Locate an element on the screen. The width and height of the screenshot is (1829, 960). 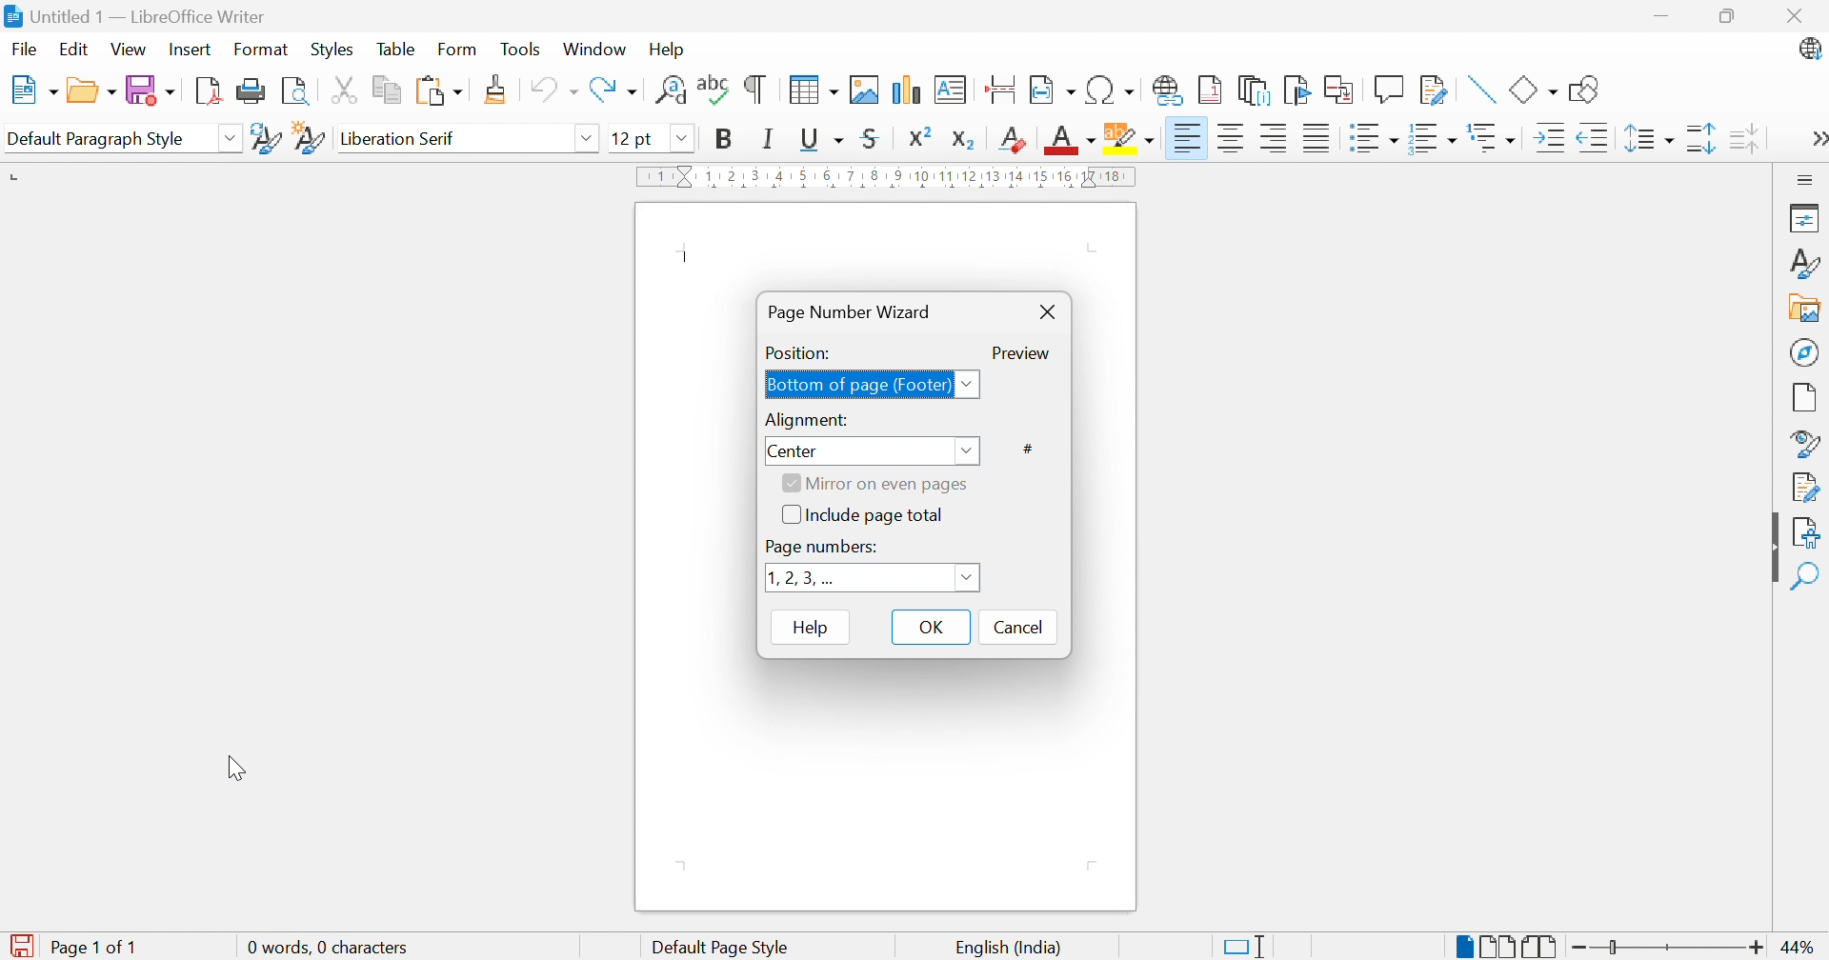
0 words, 0 characters is located at coordinates (326, 950).